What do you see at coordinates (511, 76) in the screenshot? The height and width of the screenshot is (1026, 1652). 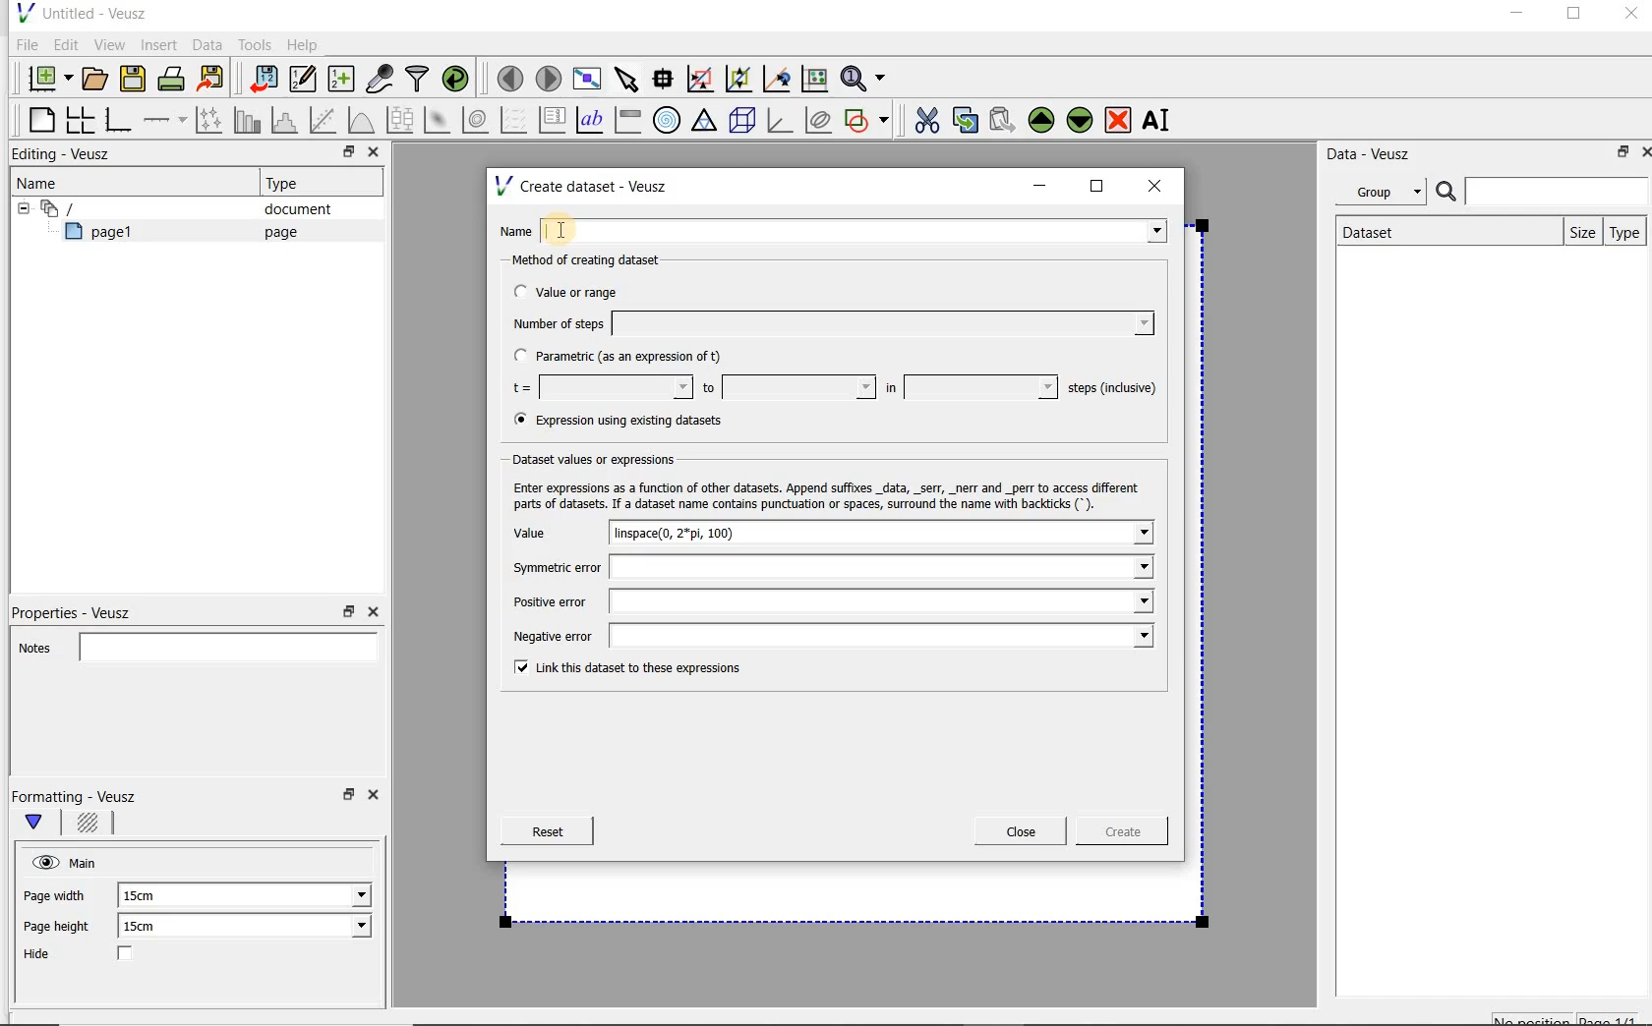 I see `move to the previous page` at bounding box center [511, 76].